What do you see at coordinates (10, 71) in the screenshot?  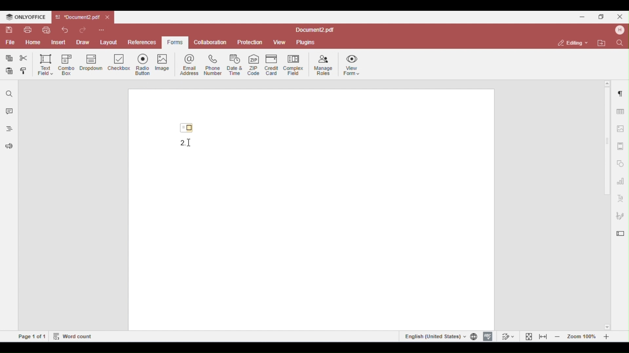 I see `paste` at bounding box center [10, 71].